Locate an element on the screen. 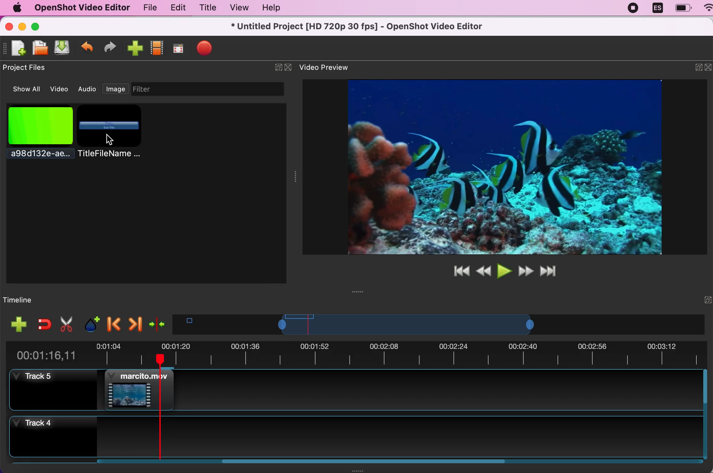 This screenshot has width=713, height=473. help is located at coordinates (277, 8).